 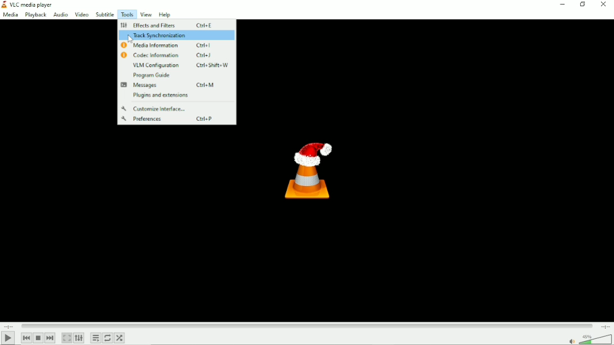 I want to click on Messages, so click(x=169, y=85).